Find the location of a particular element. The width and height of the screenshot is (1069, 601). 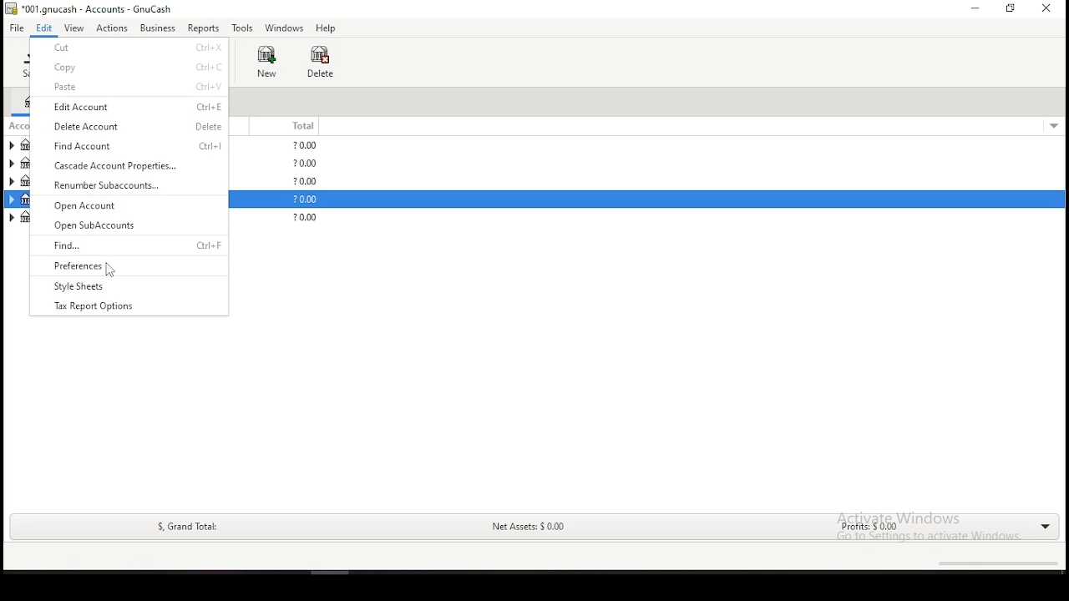

help is located at coordinates (326, 29).